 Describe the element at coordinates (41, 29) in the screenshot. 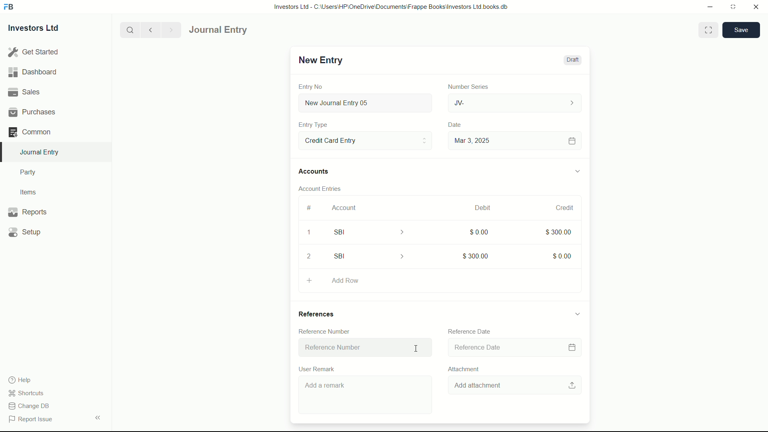

I see `Investors Ltd` at that location.